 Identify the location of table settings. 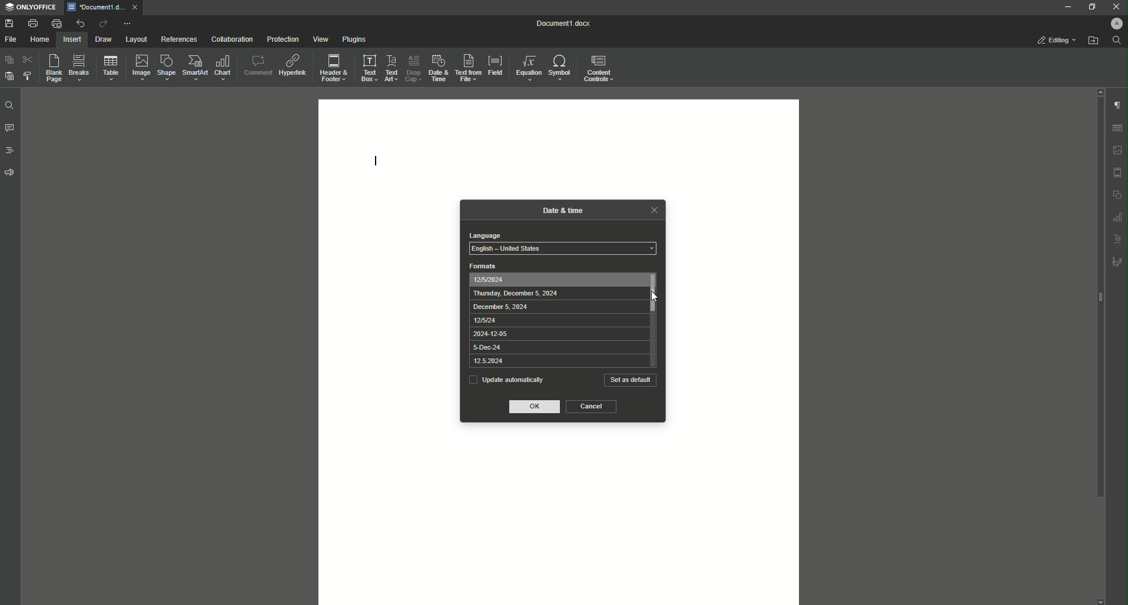
(1117, 128).